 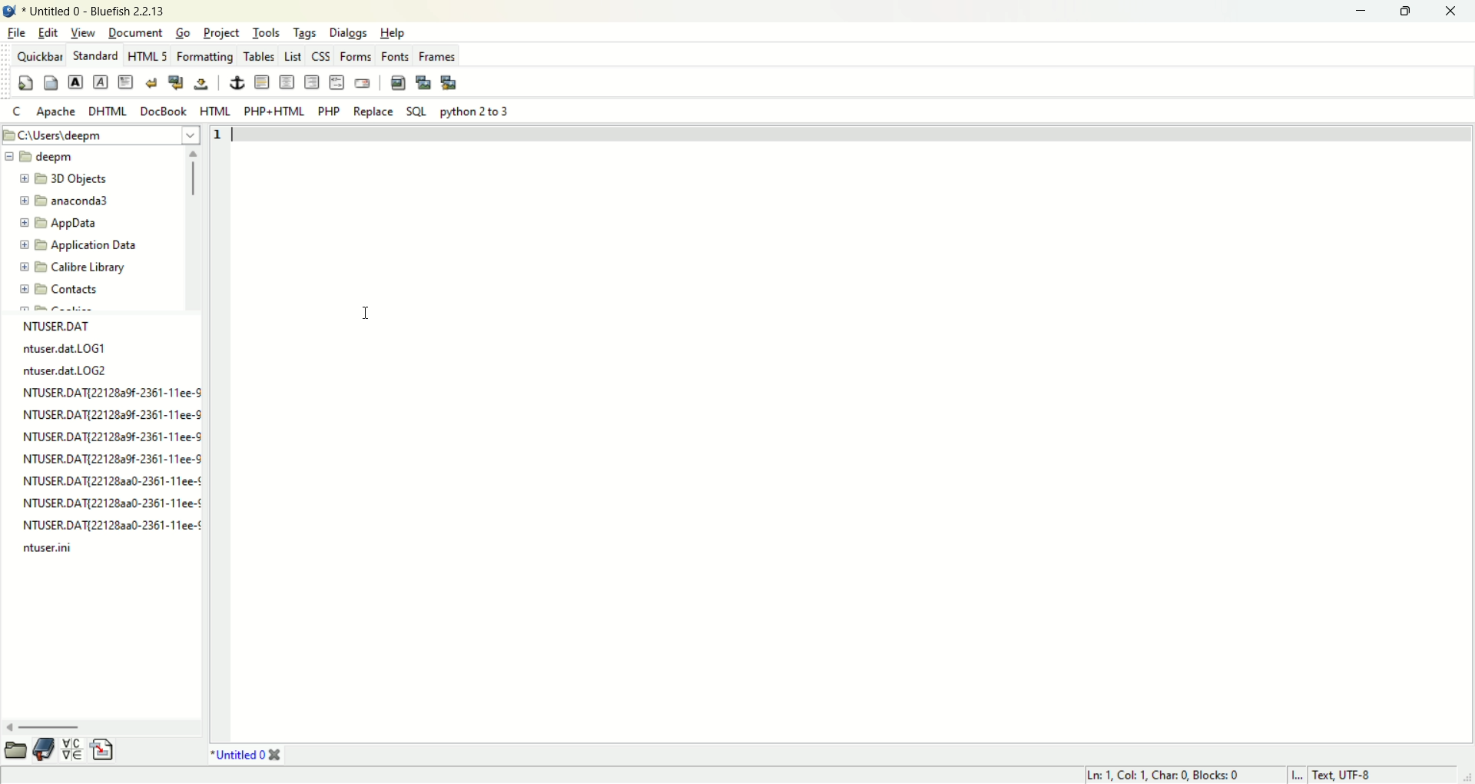 I want to click on body, so click(x=48, y=81).